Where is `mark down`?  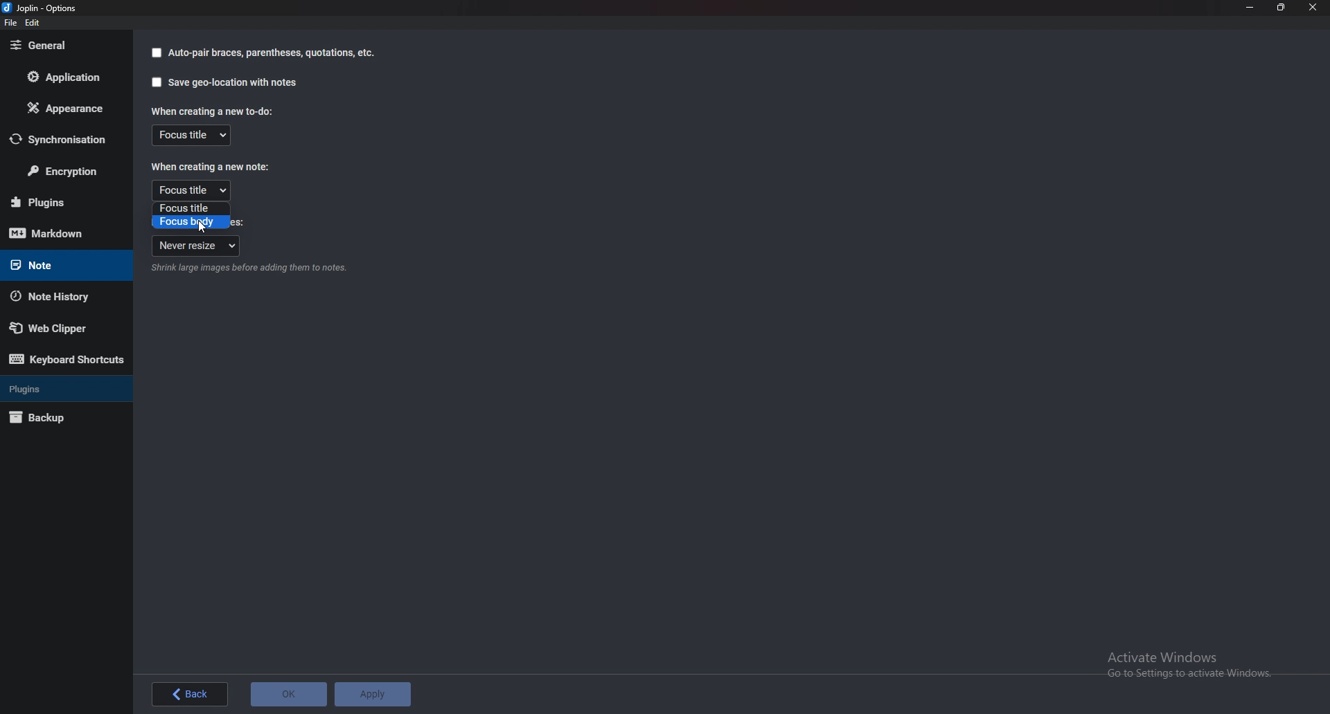 mark down is located at coordinates (57, 234).